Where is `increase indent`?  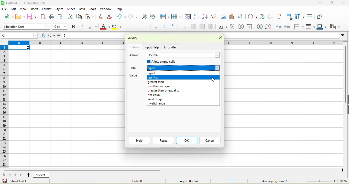
increase indent is located at coordinates (280, 27).